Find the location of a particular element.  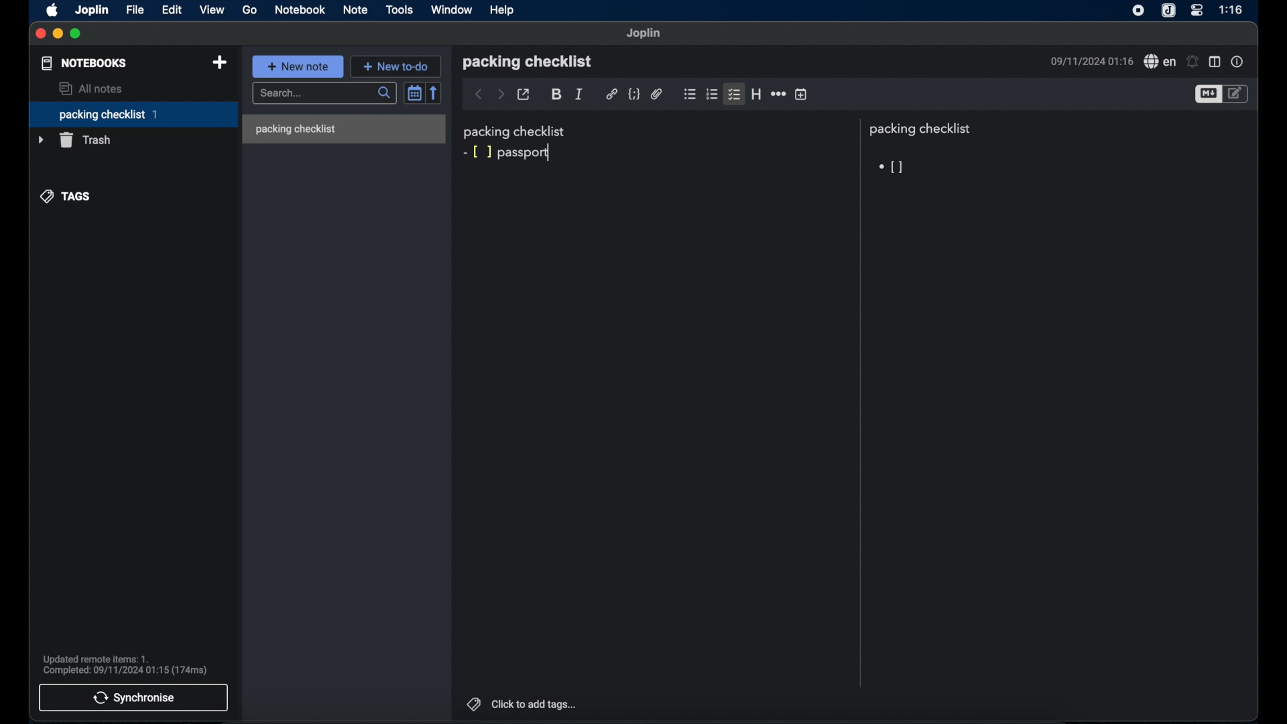

hyperlink is located at coordinates (611, 95).